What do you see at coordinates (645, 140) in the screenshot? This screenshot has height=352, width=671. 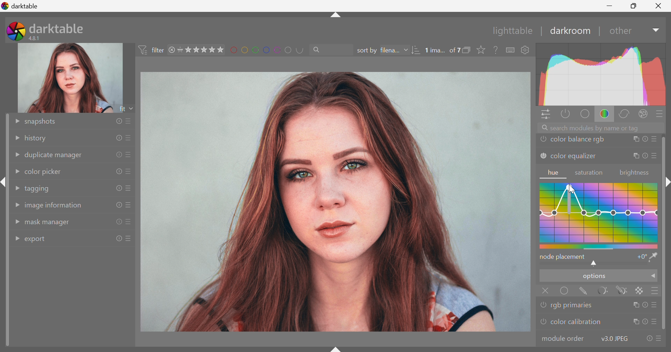 I see `reset` at bounding box center [645, 140].